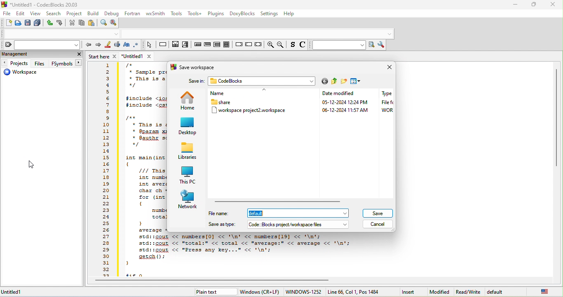  What do you see at coordinates (441, 292) in the screenshot?
I see `modified` at bounding box center [441, 292].